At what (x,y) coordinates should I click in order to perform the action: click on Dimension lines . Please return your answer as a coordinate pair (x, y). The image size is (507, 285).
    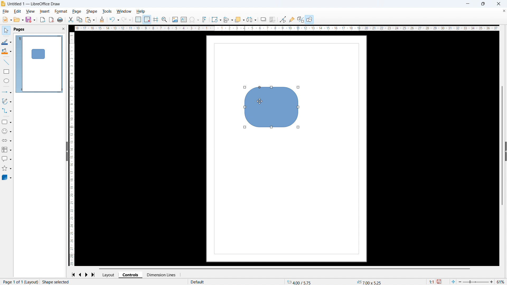
    Looking at the image, I should click on (161, 275).